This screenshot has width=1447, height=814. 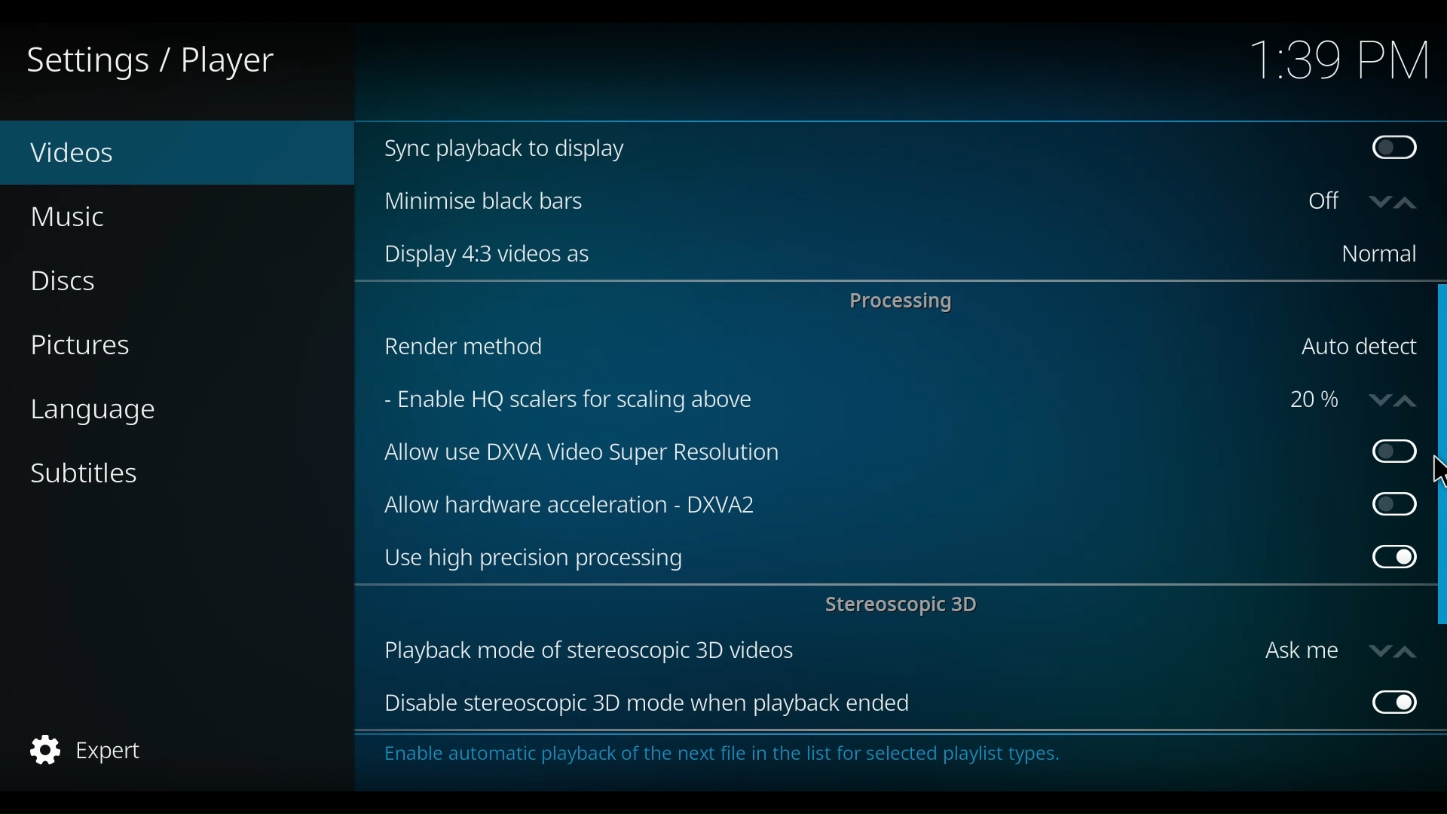 I want to click on Stereoscopic 3D, so click(x=905, y=607).